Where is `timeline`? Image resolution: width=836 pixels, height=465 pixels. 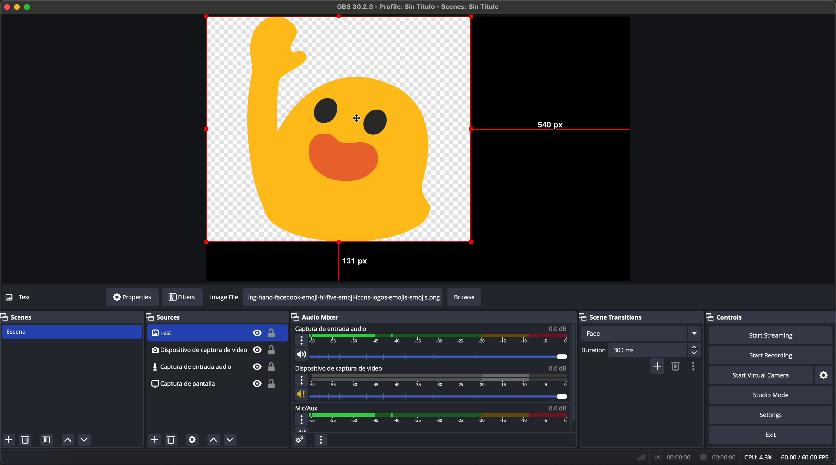
timeline is located at coordinates (439, 380).